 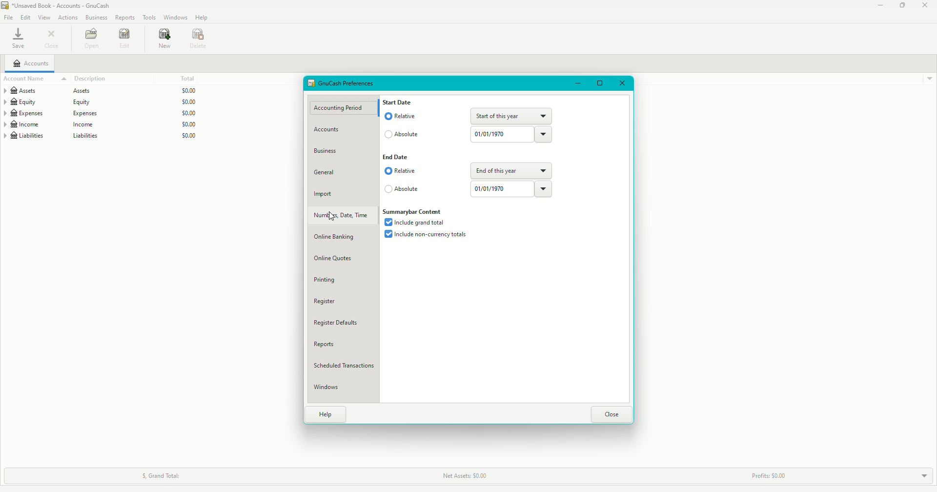 What do you see at coordinates (102, 91) in the screenshot?
I see `Assets` at bounding box center [102, 91].